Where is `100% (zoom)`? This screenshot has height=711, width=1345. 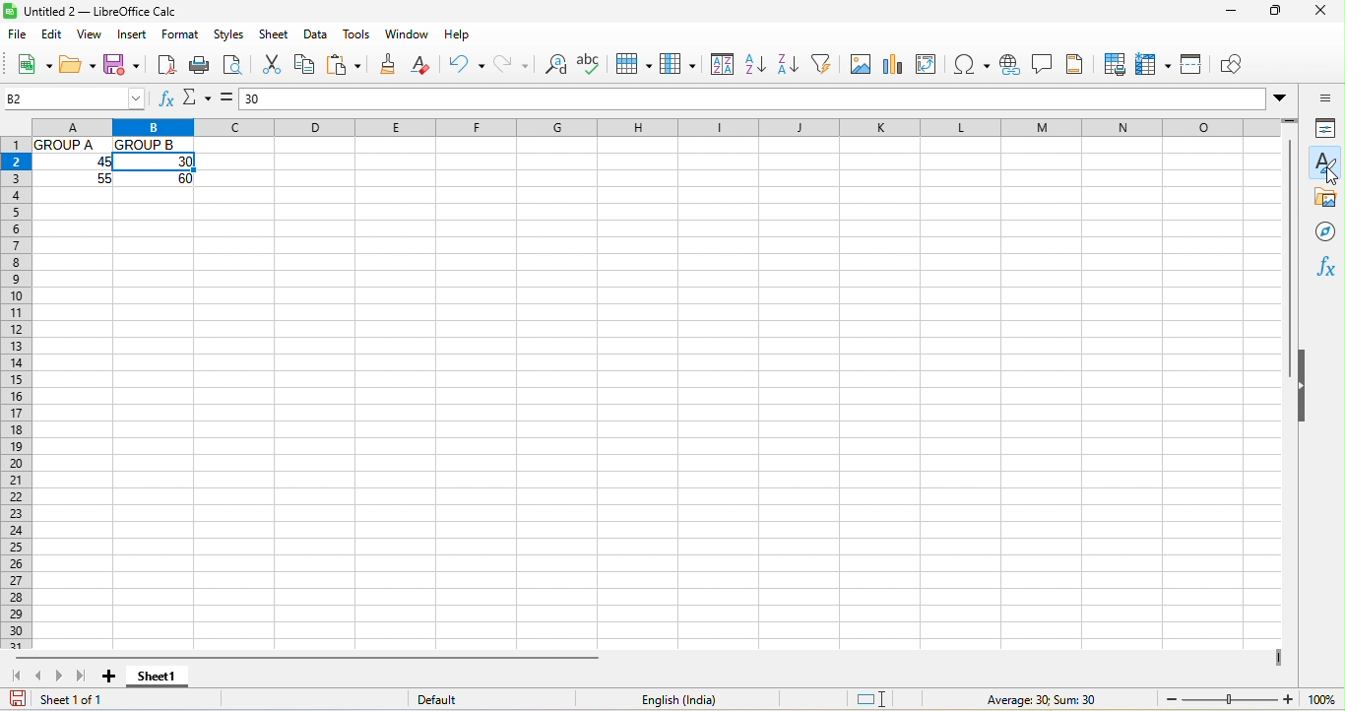 100% (zoom) is located at coordinates (1321, 700).